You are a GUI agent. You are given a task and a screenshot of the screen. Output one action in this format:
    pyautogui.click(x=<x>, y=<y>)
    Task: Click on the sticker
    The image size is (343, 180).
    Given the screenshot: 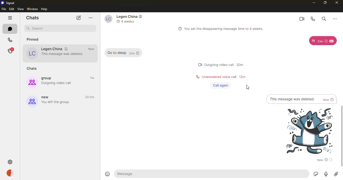 What is the action you would take?
    pyautogui.click(x=315, y=174)
    